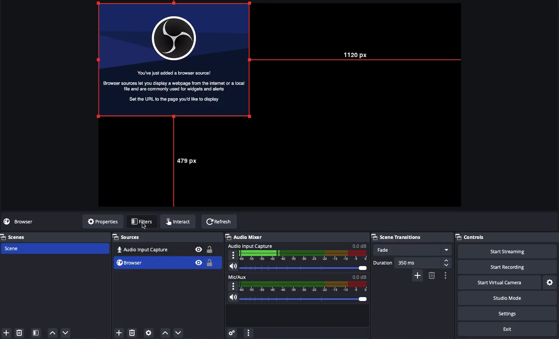 This screenshot has height=339, width=559. Describe the element at coordinates (117, 331) in the screenshot. I see `Add` at that location.